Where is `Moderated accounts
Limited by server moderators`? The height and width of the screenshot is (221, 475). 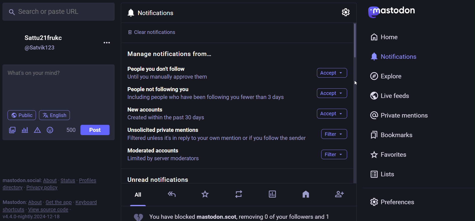 Moderated accounts
Limited by server moderators is located at coordinates (173, 155).